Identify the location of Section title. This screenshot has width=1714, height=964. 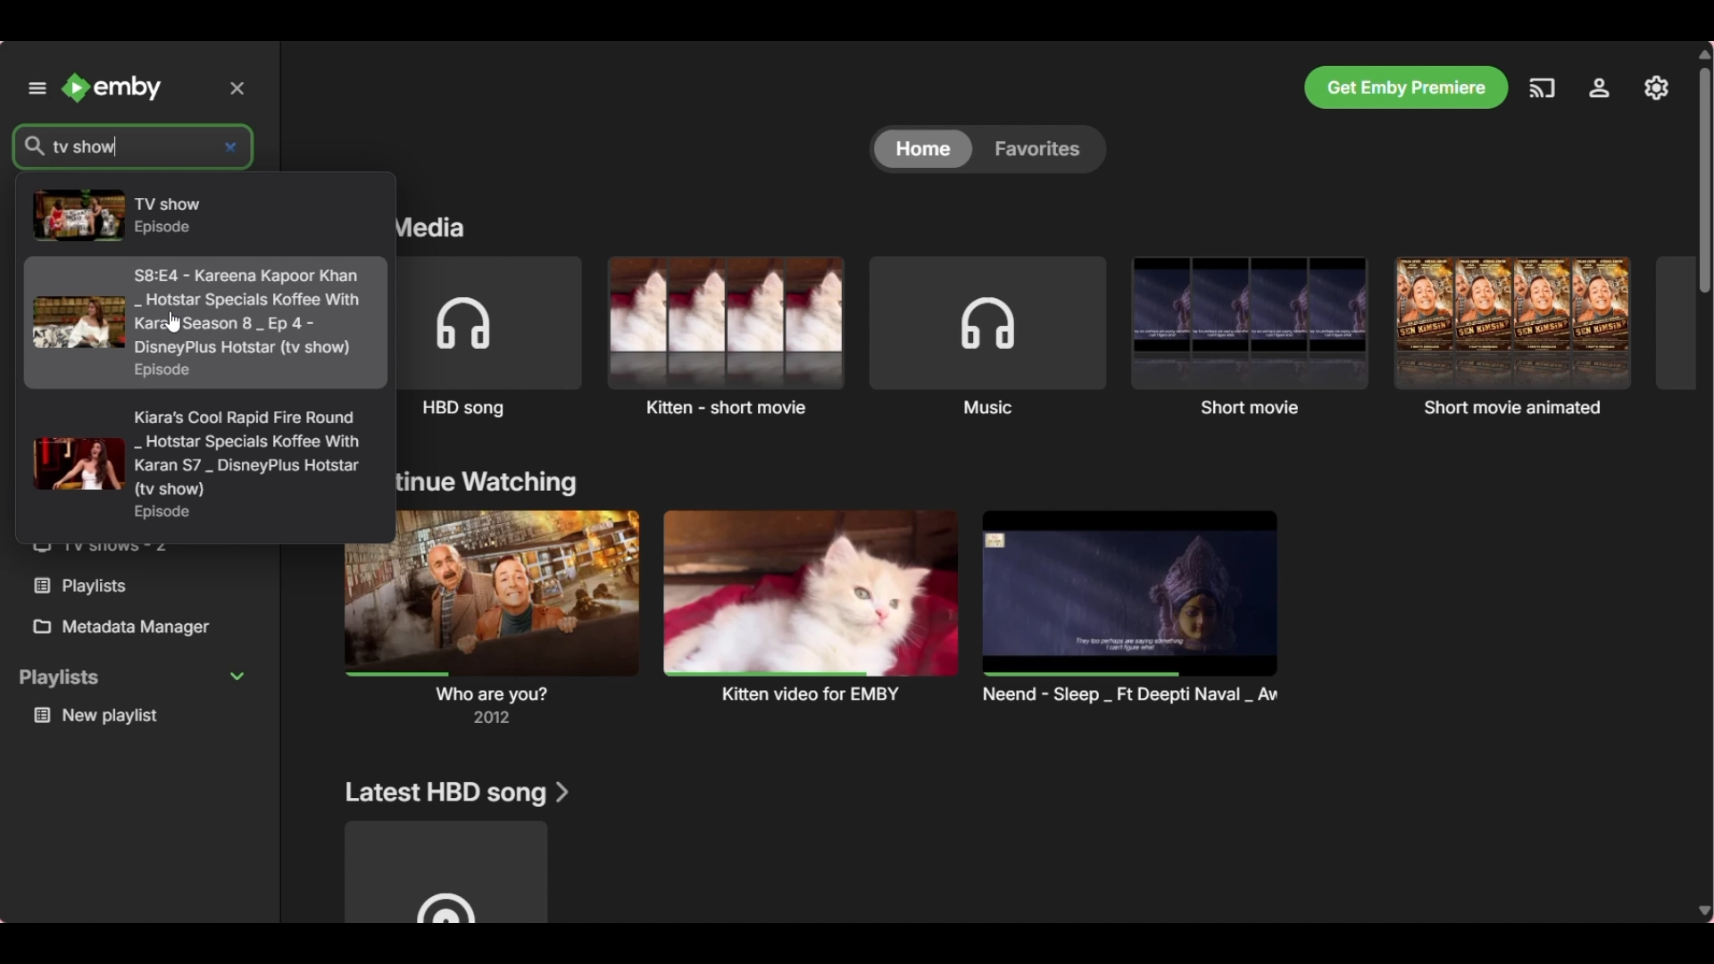
(457, 794).